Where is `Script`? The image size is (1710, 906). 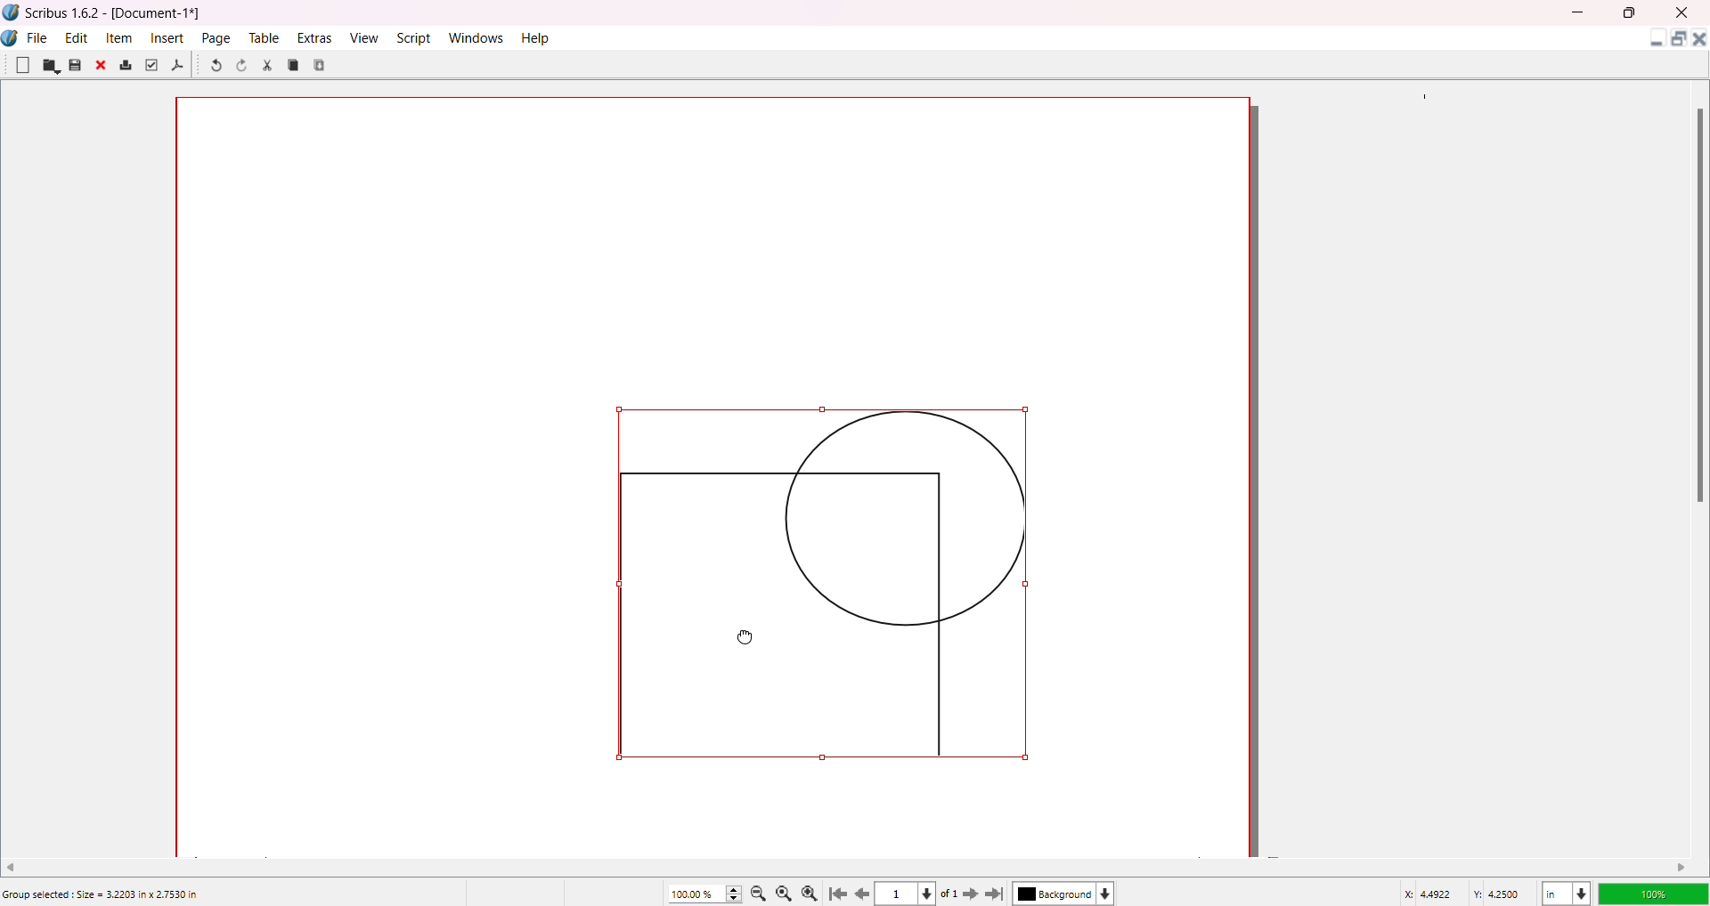
Script is located at coordinates (416, 36).